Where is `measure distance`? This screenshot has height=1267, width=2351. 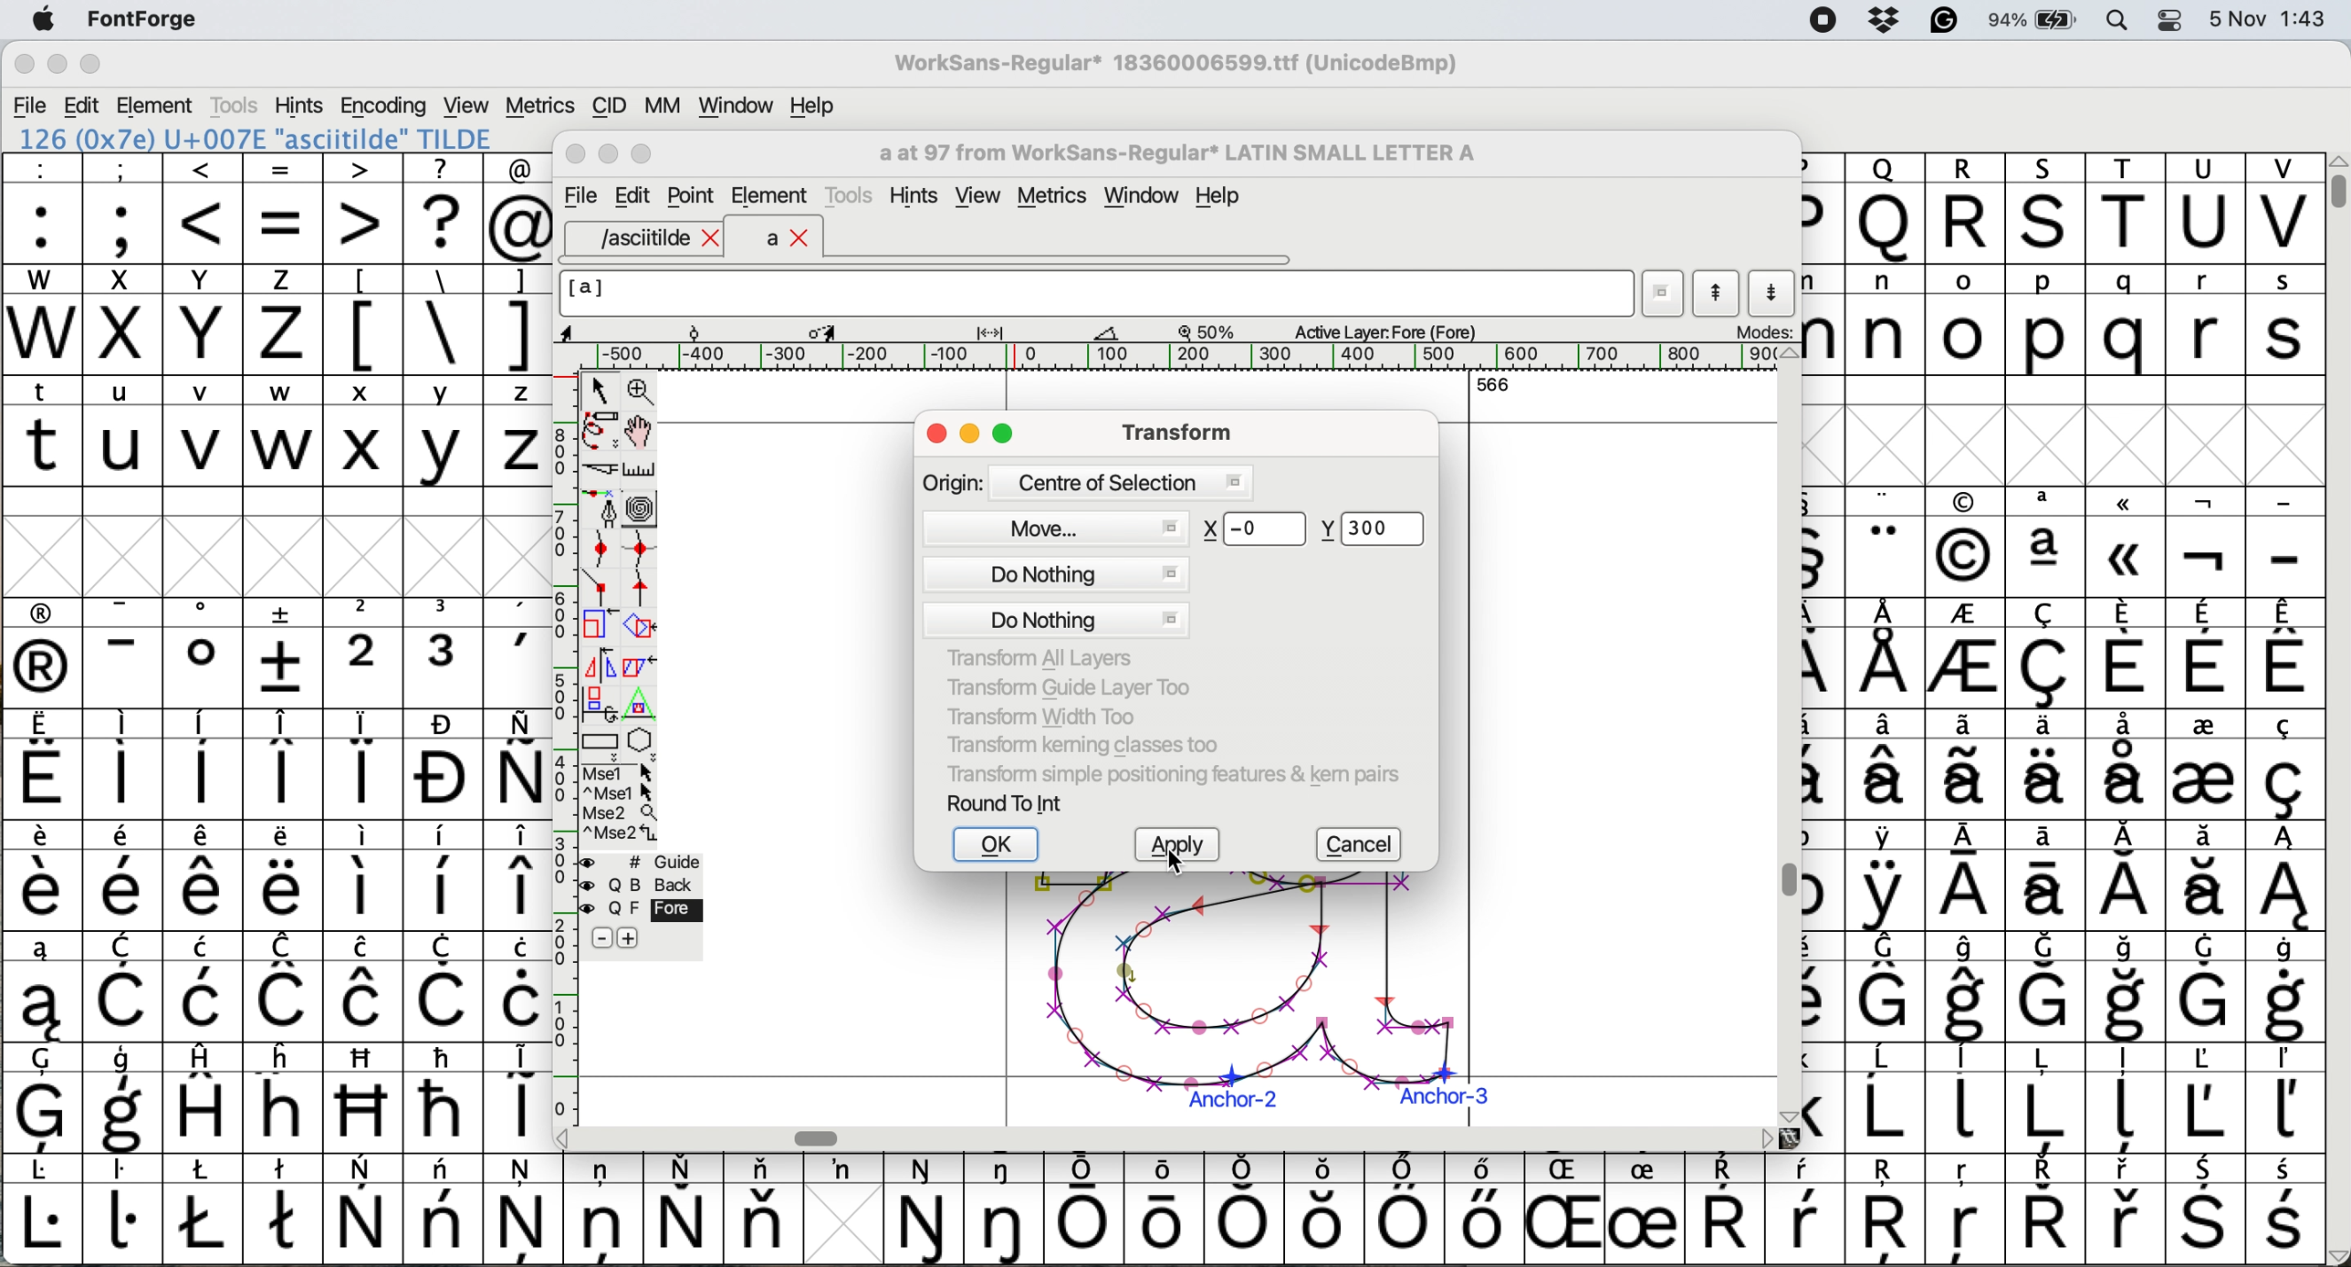
measure distance is located at coordinates (642, 470).